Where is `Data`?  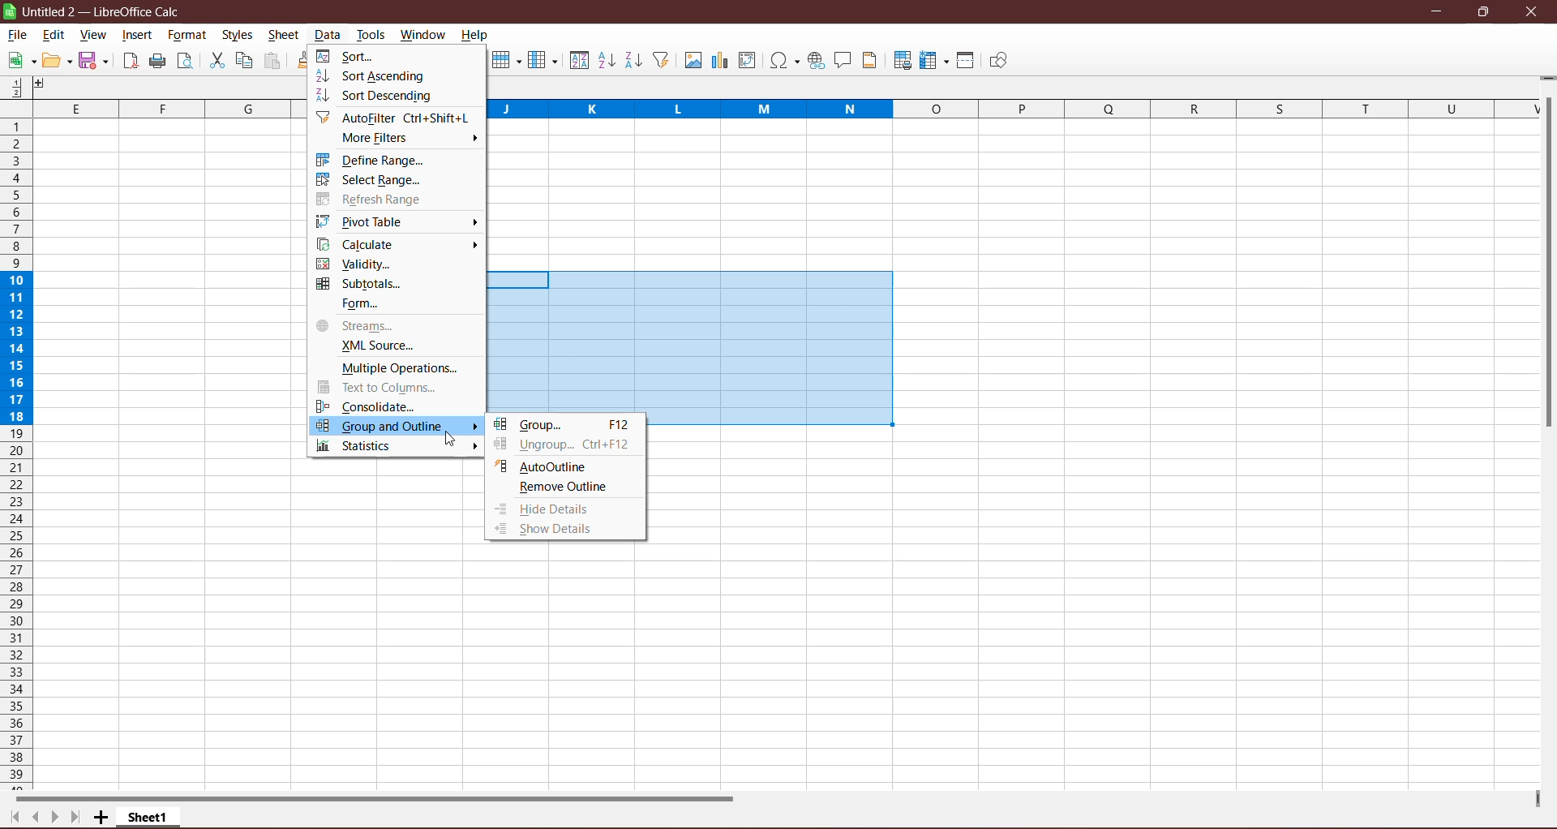 Data is located at coordinates (328, 35).